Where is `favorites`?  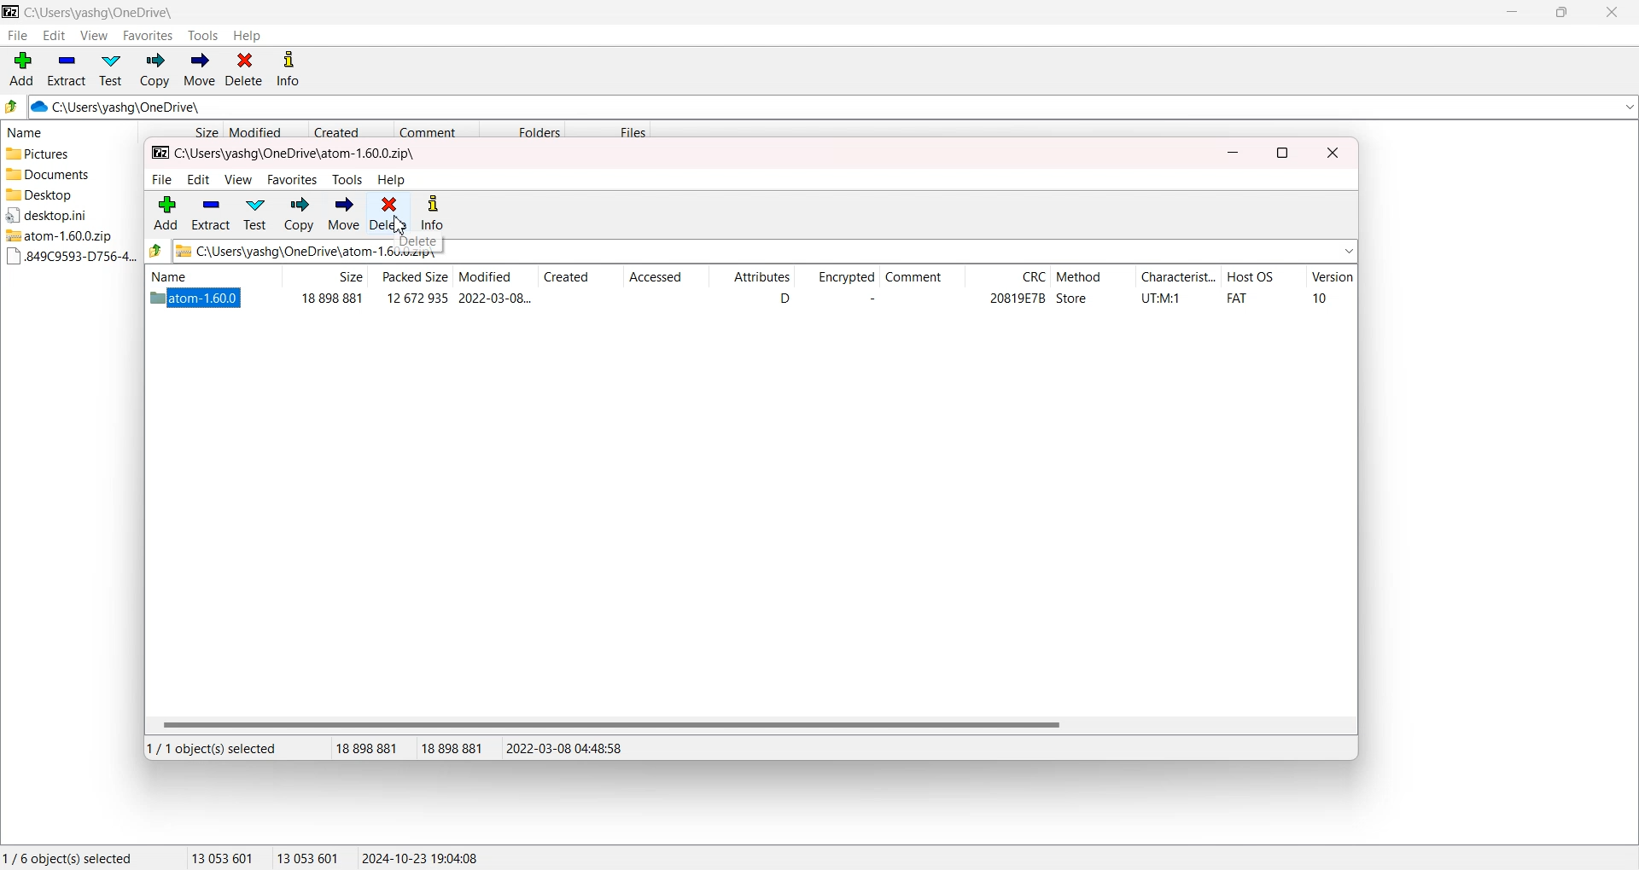
favorites is located at coordinates (294, 180).